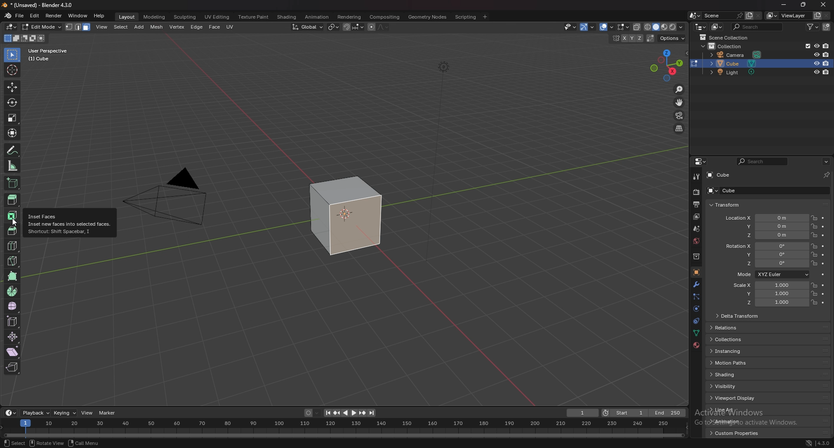  Describe the element at coordinates (12, 118) in the screenshot. I see `scale` at that location.